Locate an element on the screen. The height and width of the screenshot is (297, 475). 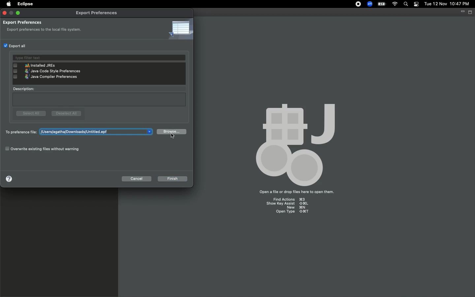
Eclipse is located at coordinates (26, 4).